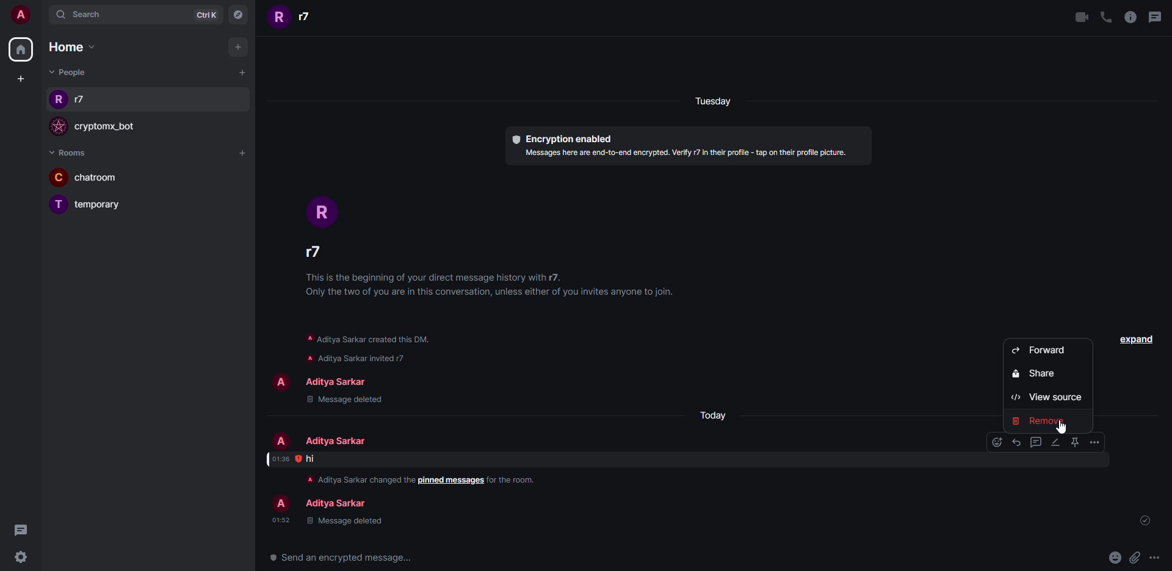  What do you see at coordinates (237, 45) in the screenshot?
I see `add` at bounding box center [237, 45].